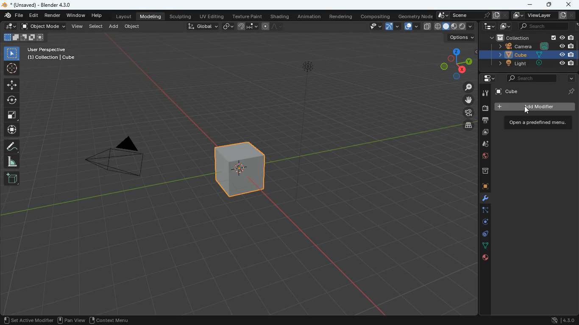 The height and width of the screenshot is (325, 579). What do you see at coordinates (426, 26) in the screenshot?
I see `copy` at bounding box center [426, 26].